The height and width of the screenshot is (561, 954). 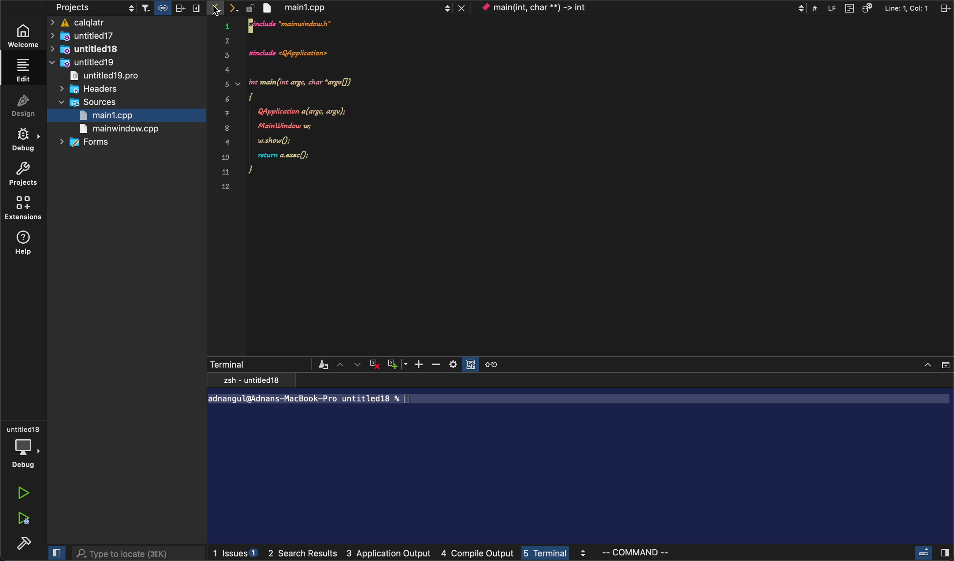 I want to click on setting, so click(x=464, y=364).